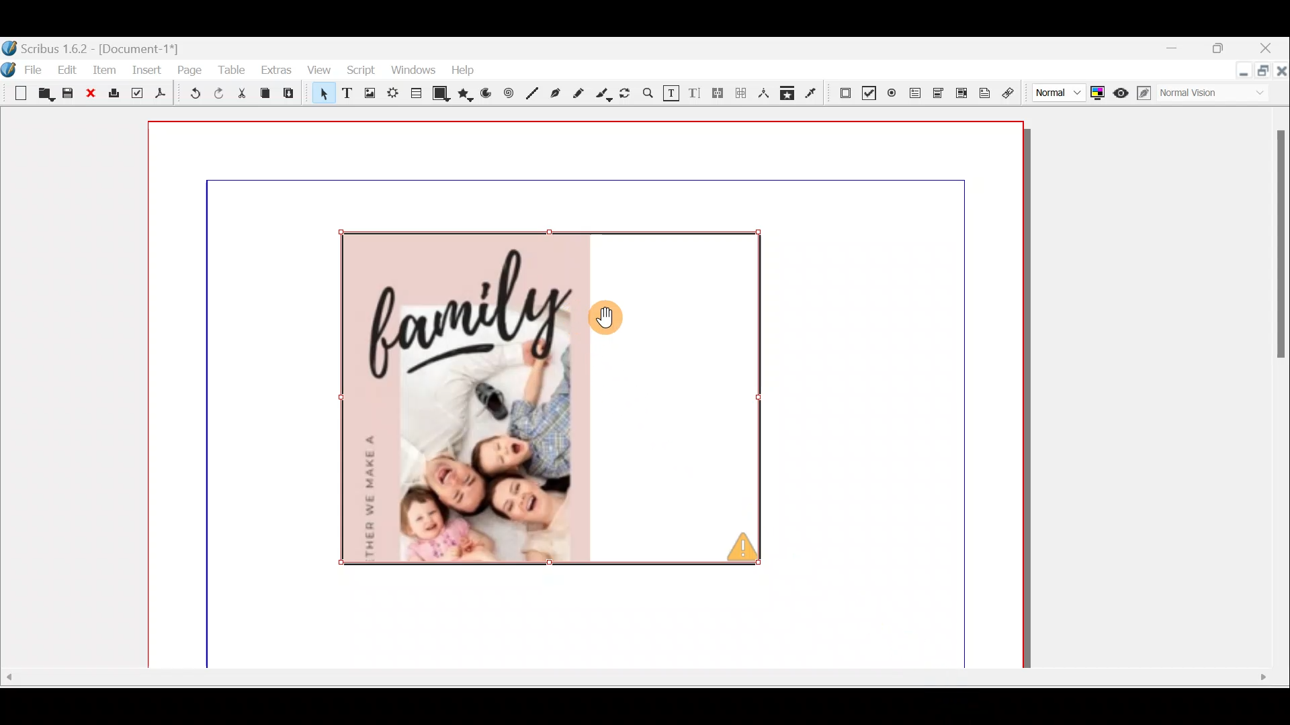 The width and height of the screenshot is (1290, 725). I want to click on Link annotation, so click(1010, 93).